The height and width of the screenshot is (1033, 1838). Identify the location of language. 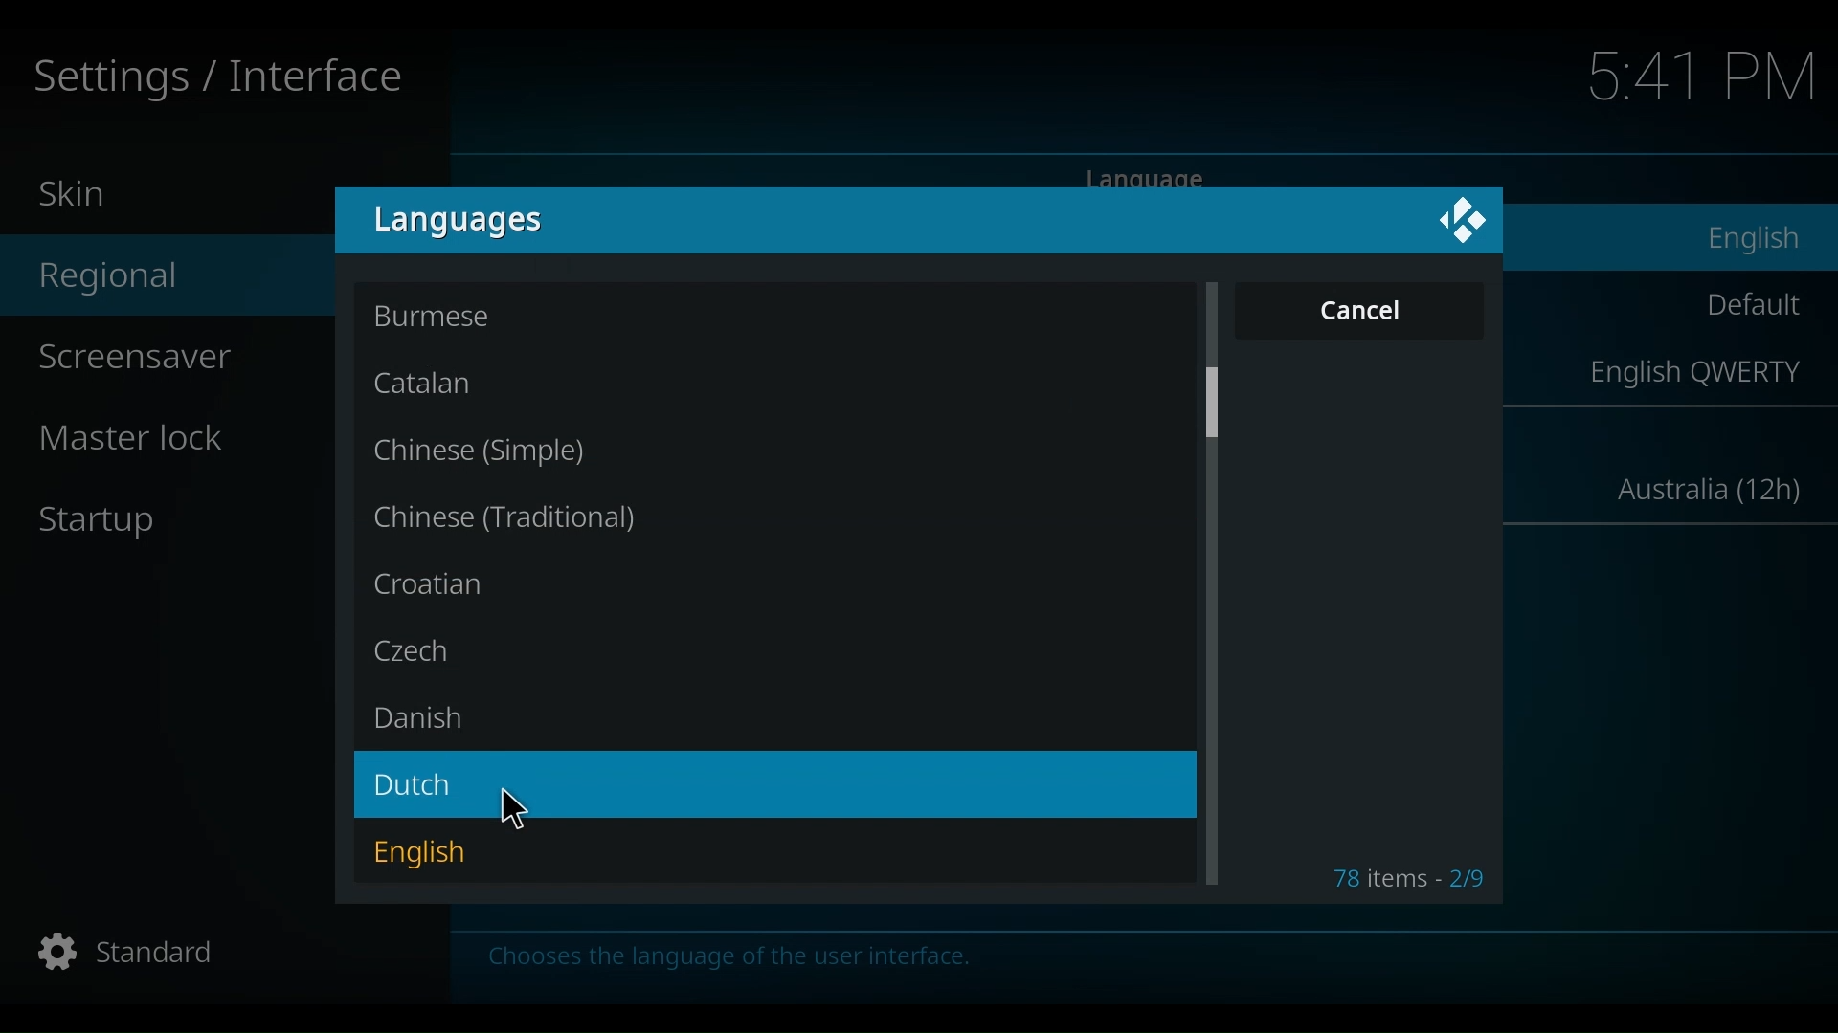
(459, 223).